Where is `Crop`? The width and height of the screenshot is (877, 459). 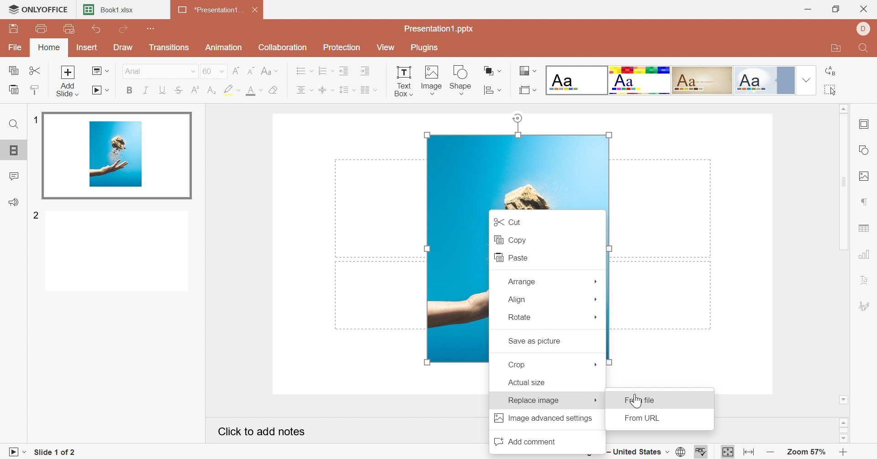
Crop is located at coordinates (520, 365).